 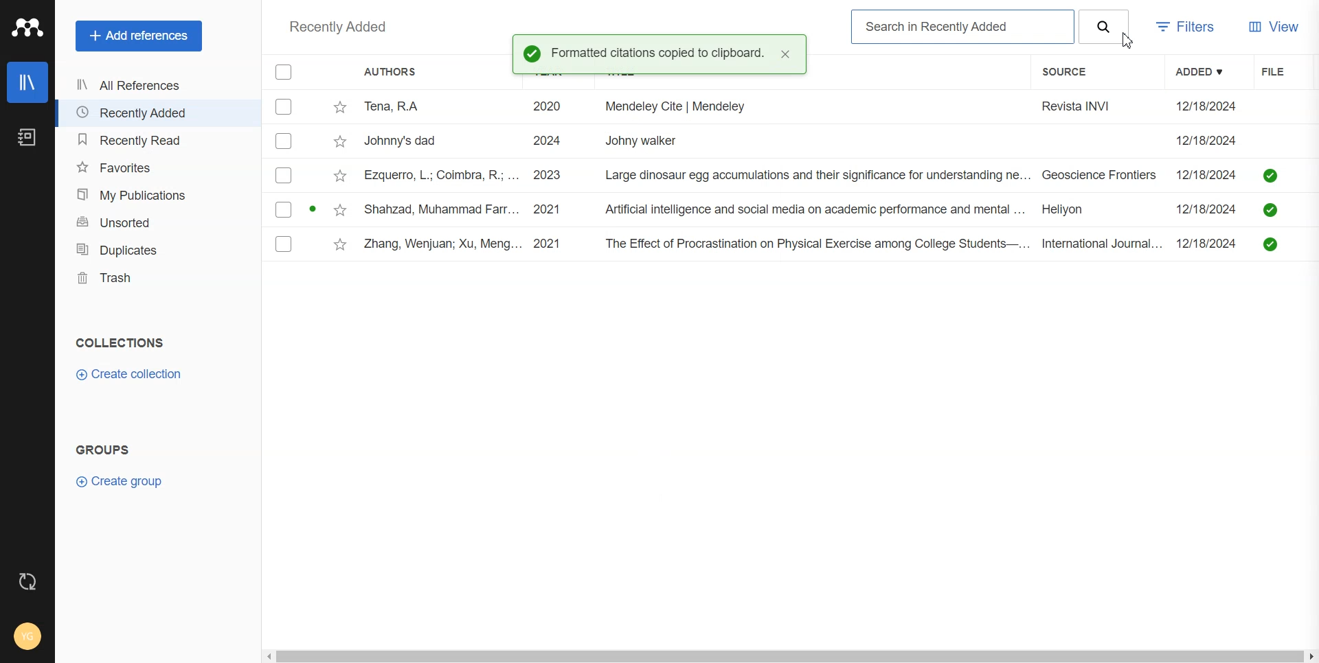 What do you see at coordinates (389, 71) in the screenshot?
I see `Authors` at bounding box center [389, 71].